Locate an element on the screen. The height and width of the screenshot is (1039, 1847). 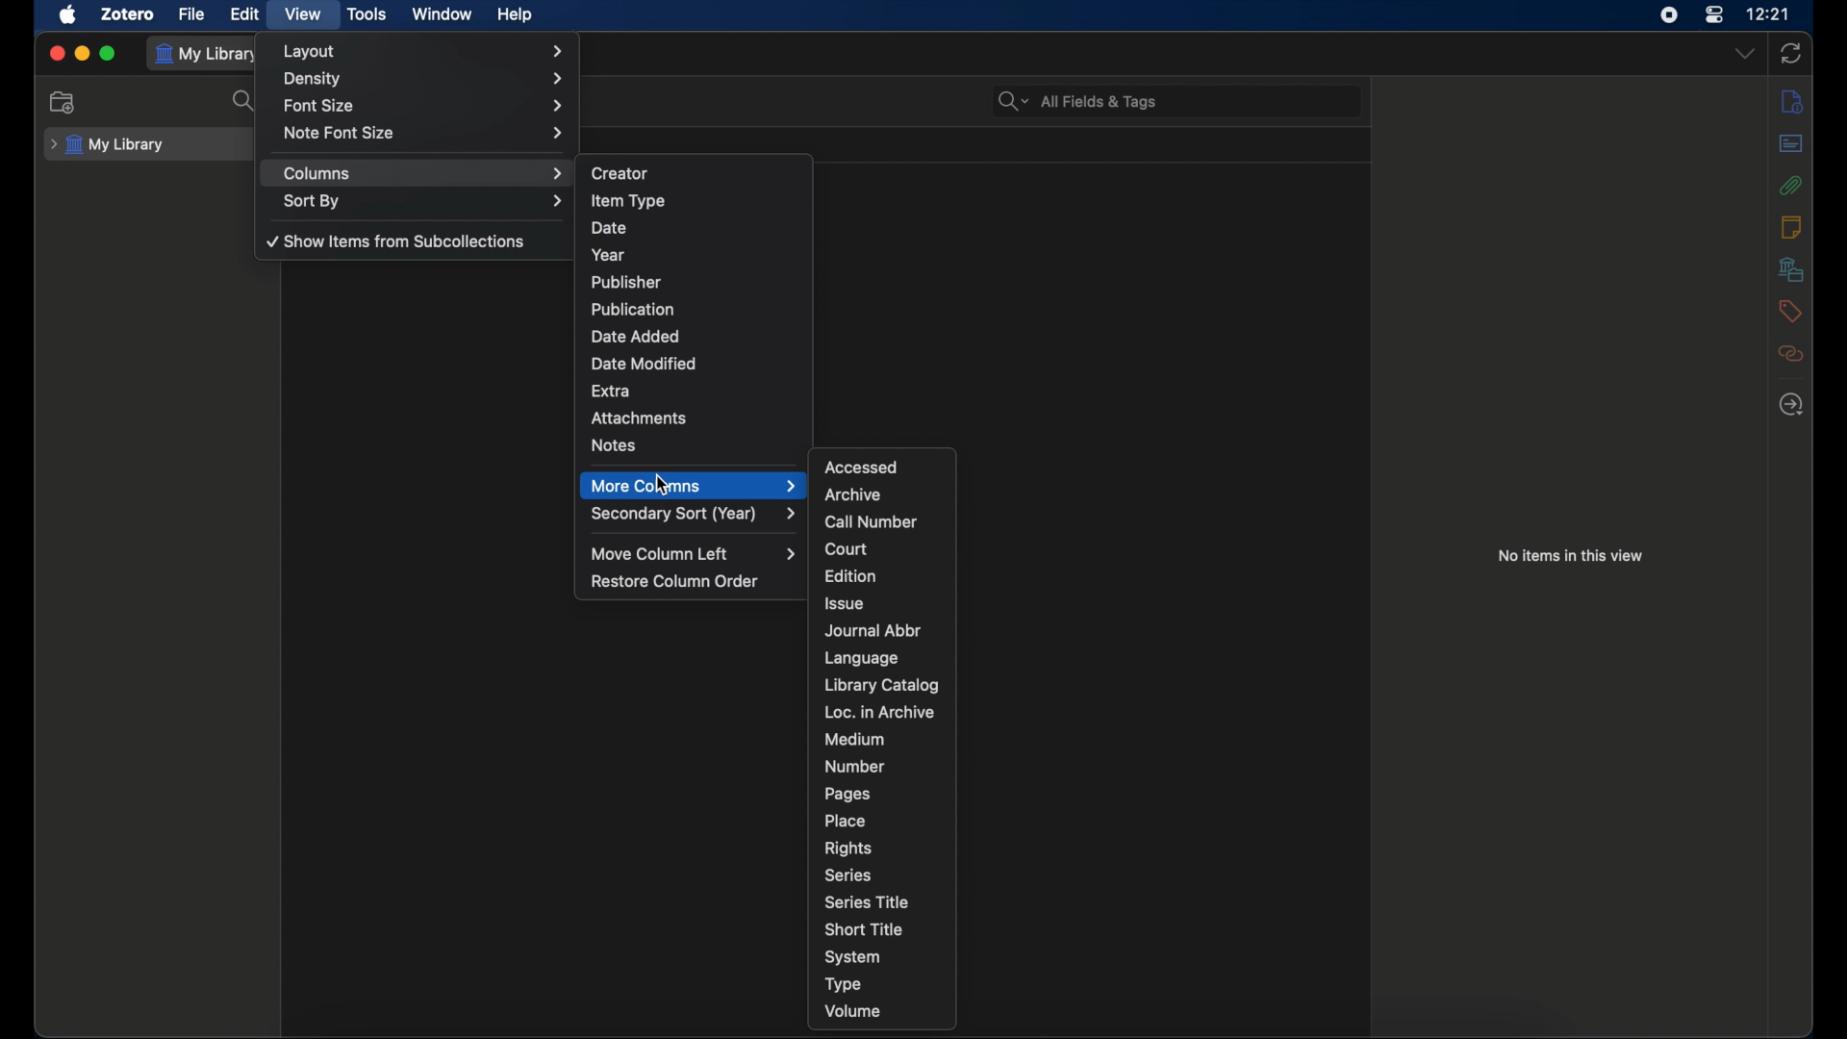
apple is located at coordinates (68, 14).